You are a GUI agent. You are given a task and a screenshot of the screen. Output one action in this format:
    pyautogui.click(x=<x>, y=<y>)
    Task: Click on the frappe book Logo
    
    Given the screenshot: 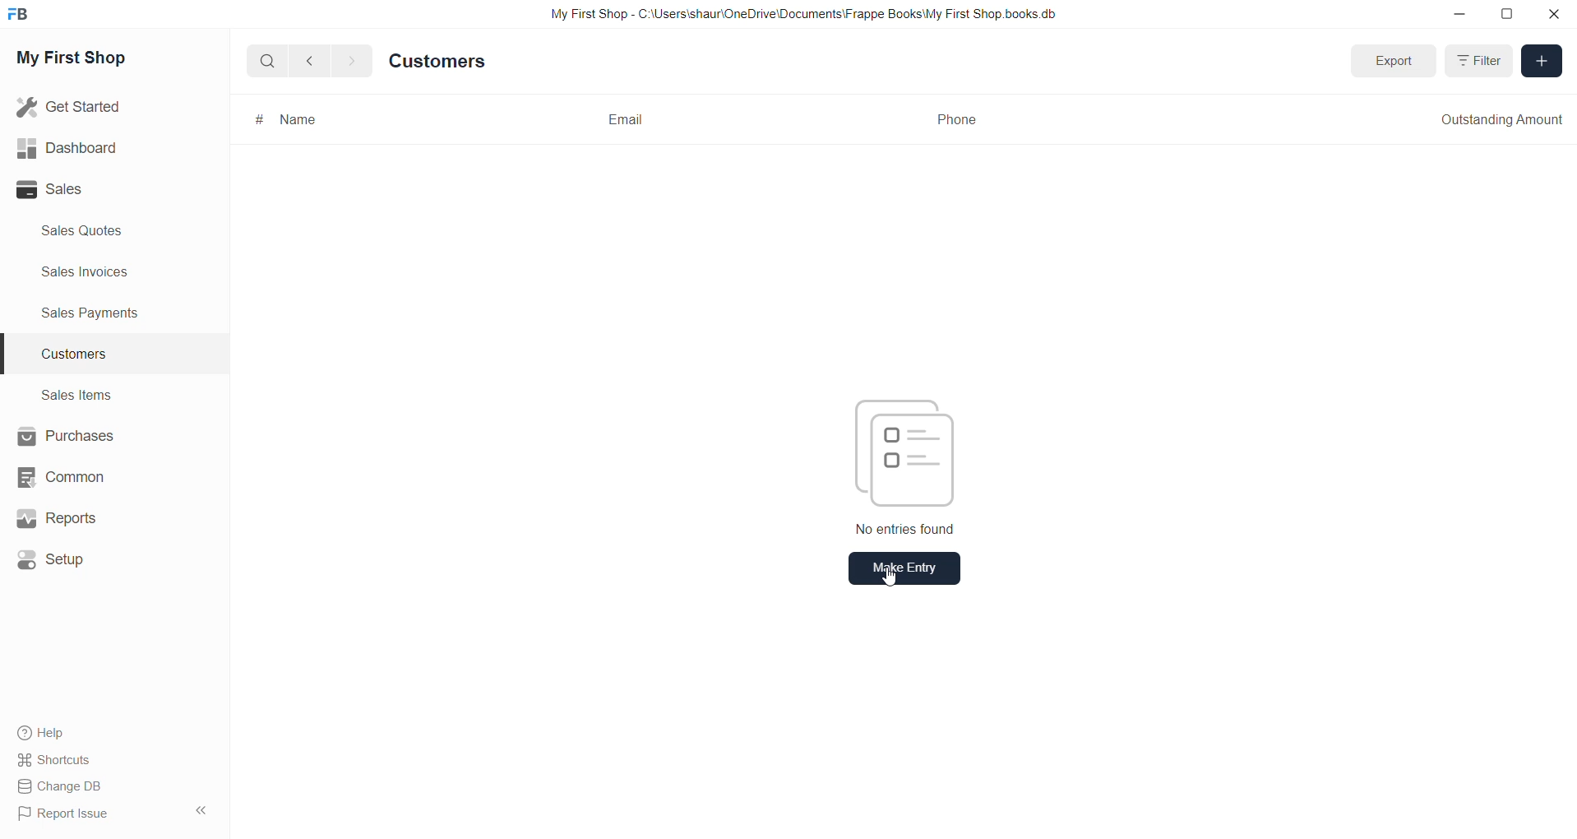 What is the action you would take?
    pyautogui.click(x=22, y=17)
    